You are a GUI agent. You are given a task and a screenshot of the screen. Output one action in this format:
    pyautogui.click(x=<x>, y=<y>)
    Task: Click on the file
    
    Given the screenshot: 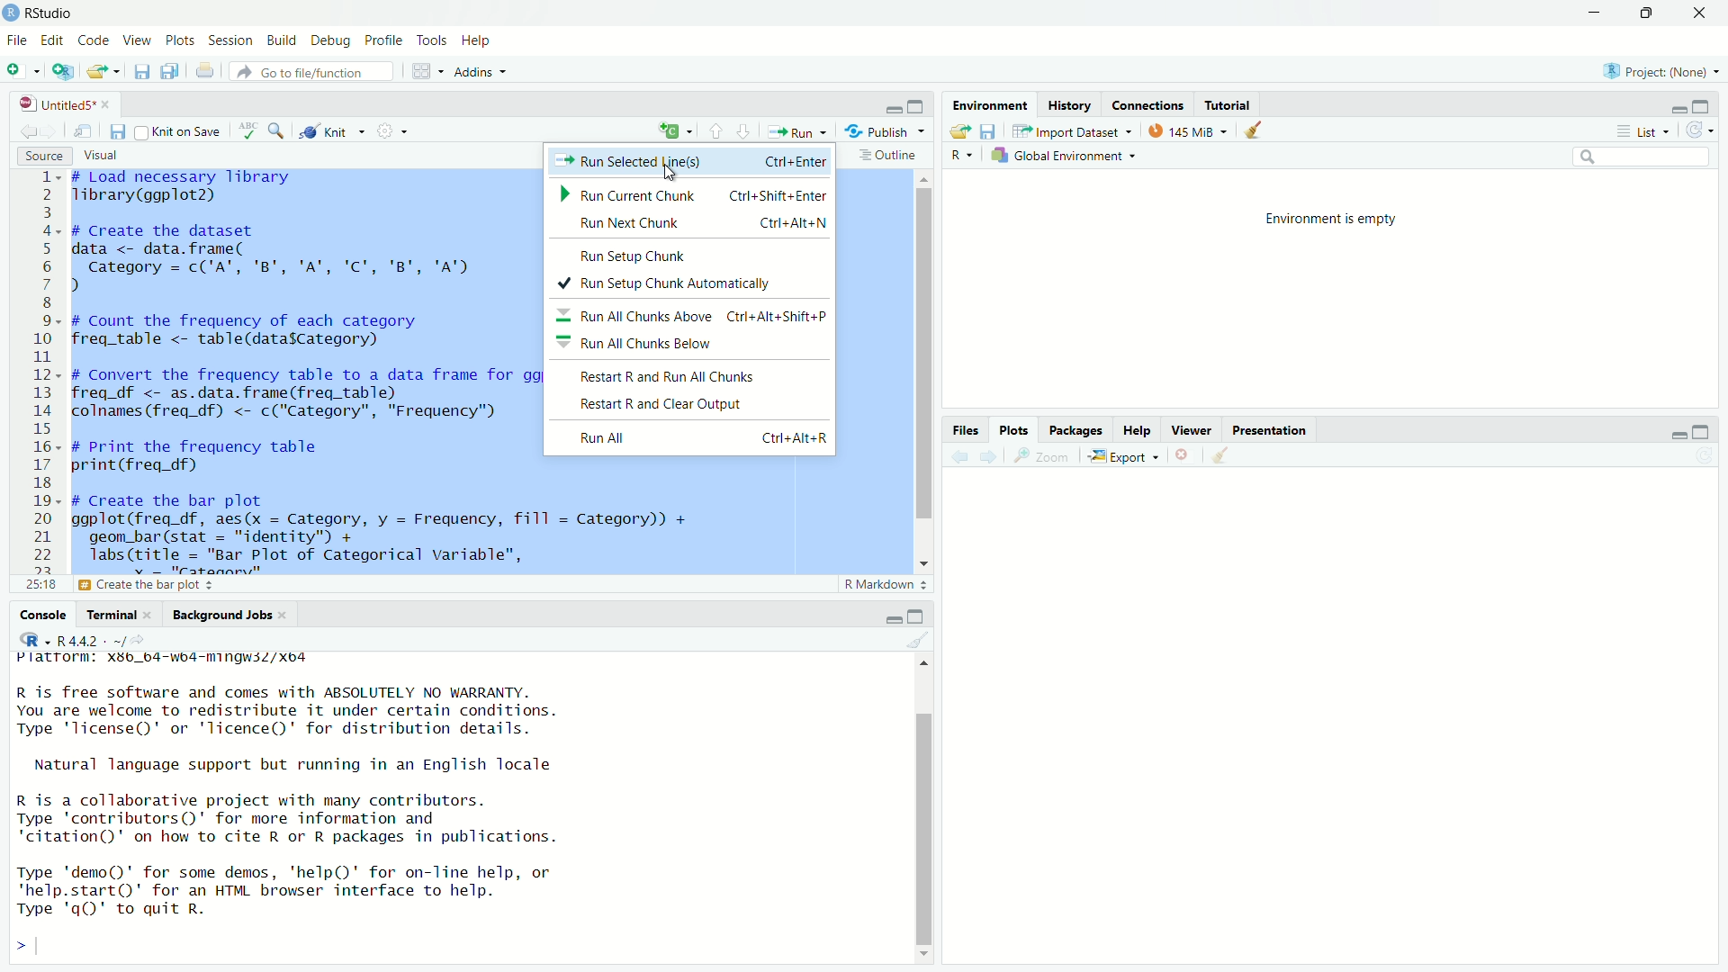 What is the action you would take?
    pyautogui.click(x=14, y=41)
    